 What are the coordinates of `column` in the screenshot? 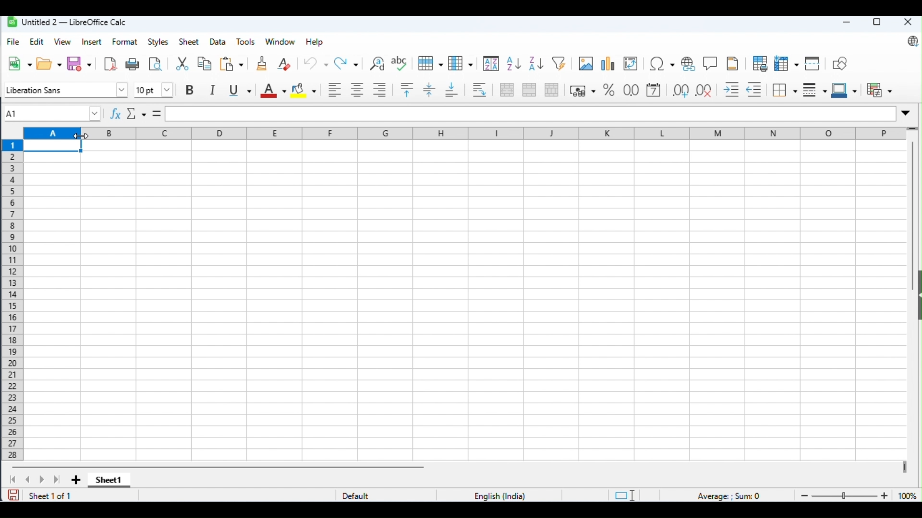 It's located at (461, 63).